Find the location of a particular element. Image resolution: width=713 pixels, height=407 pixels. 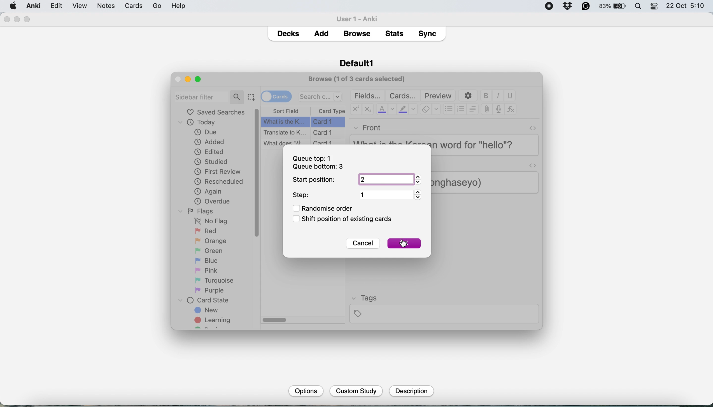

Front is located at coordinates (368, 127).